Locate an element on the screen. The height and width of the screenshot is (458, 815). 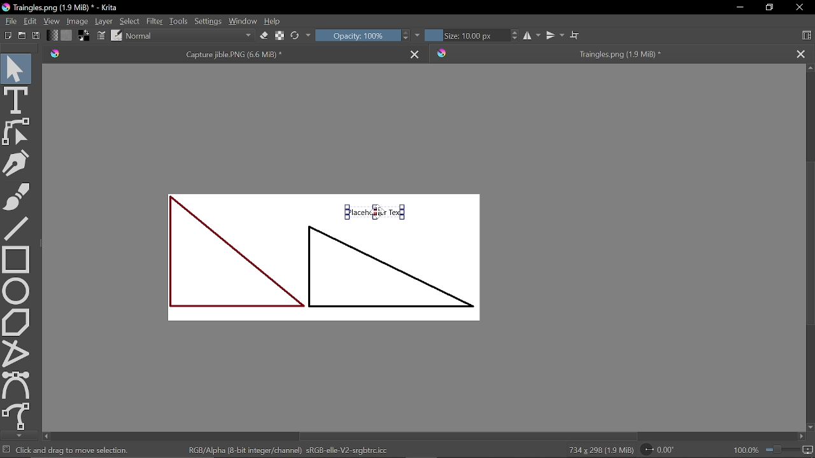
Fill pattern is located at coordinates (67, 35).